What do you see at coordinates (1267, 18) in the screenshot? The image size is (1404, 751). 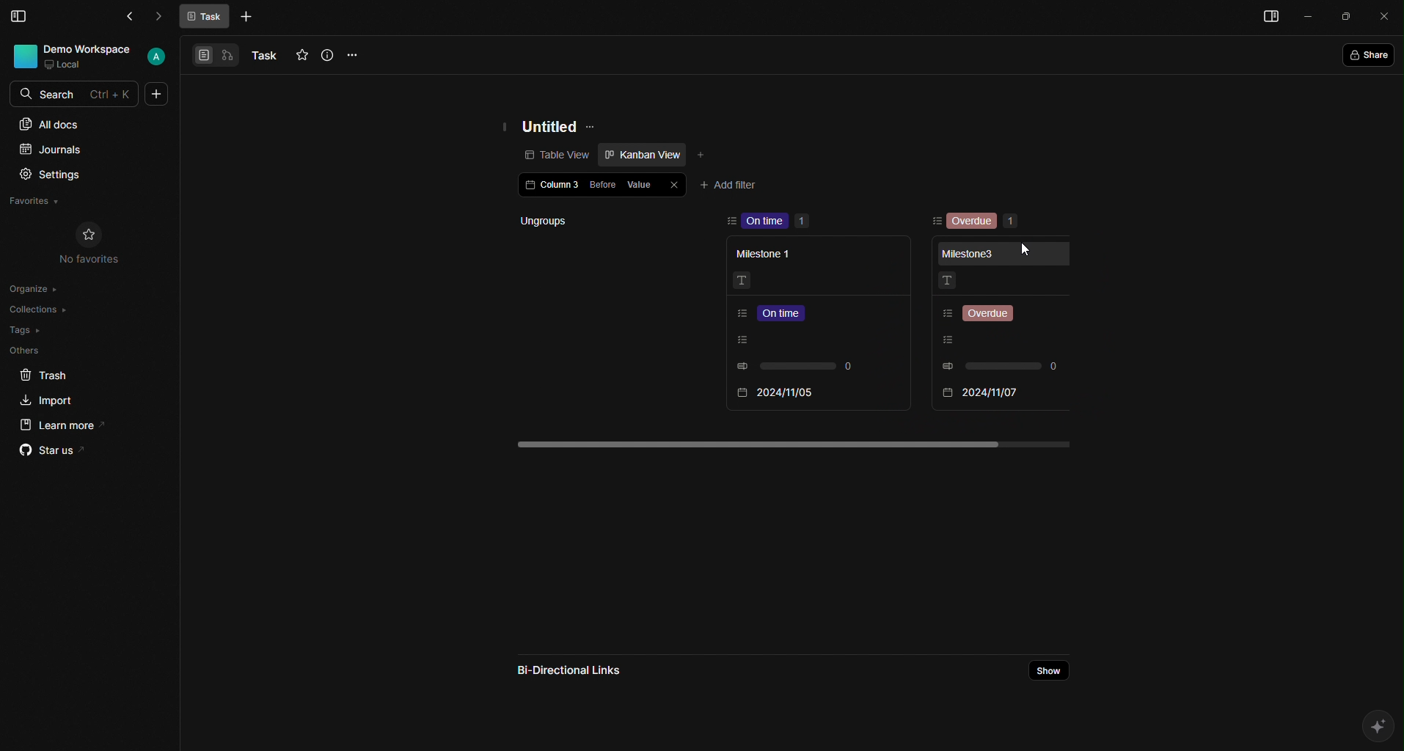 I see `Menu bar` at bounding box center [1267, 18].